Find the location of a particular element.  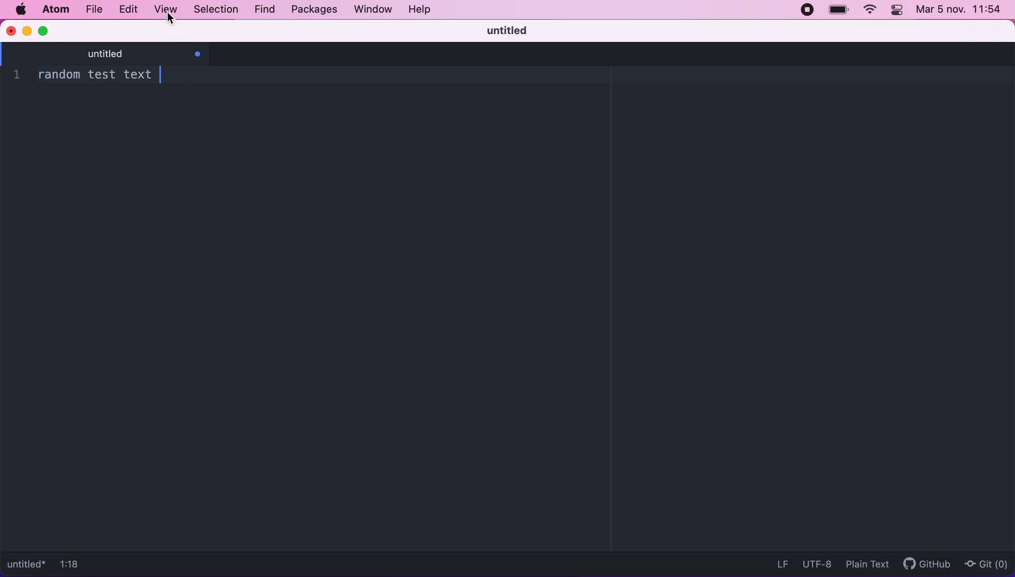

battery is located at coordinates (839, 10).